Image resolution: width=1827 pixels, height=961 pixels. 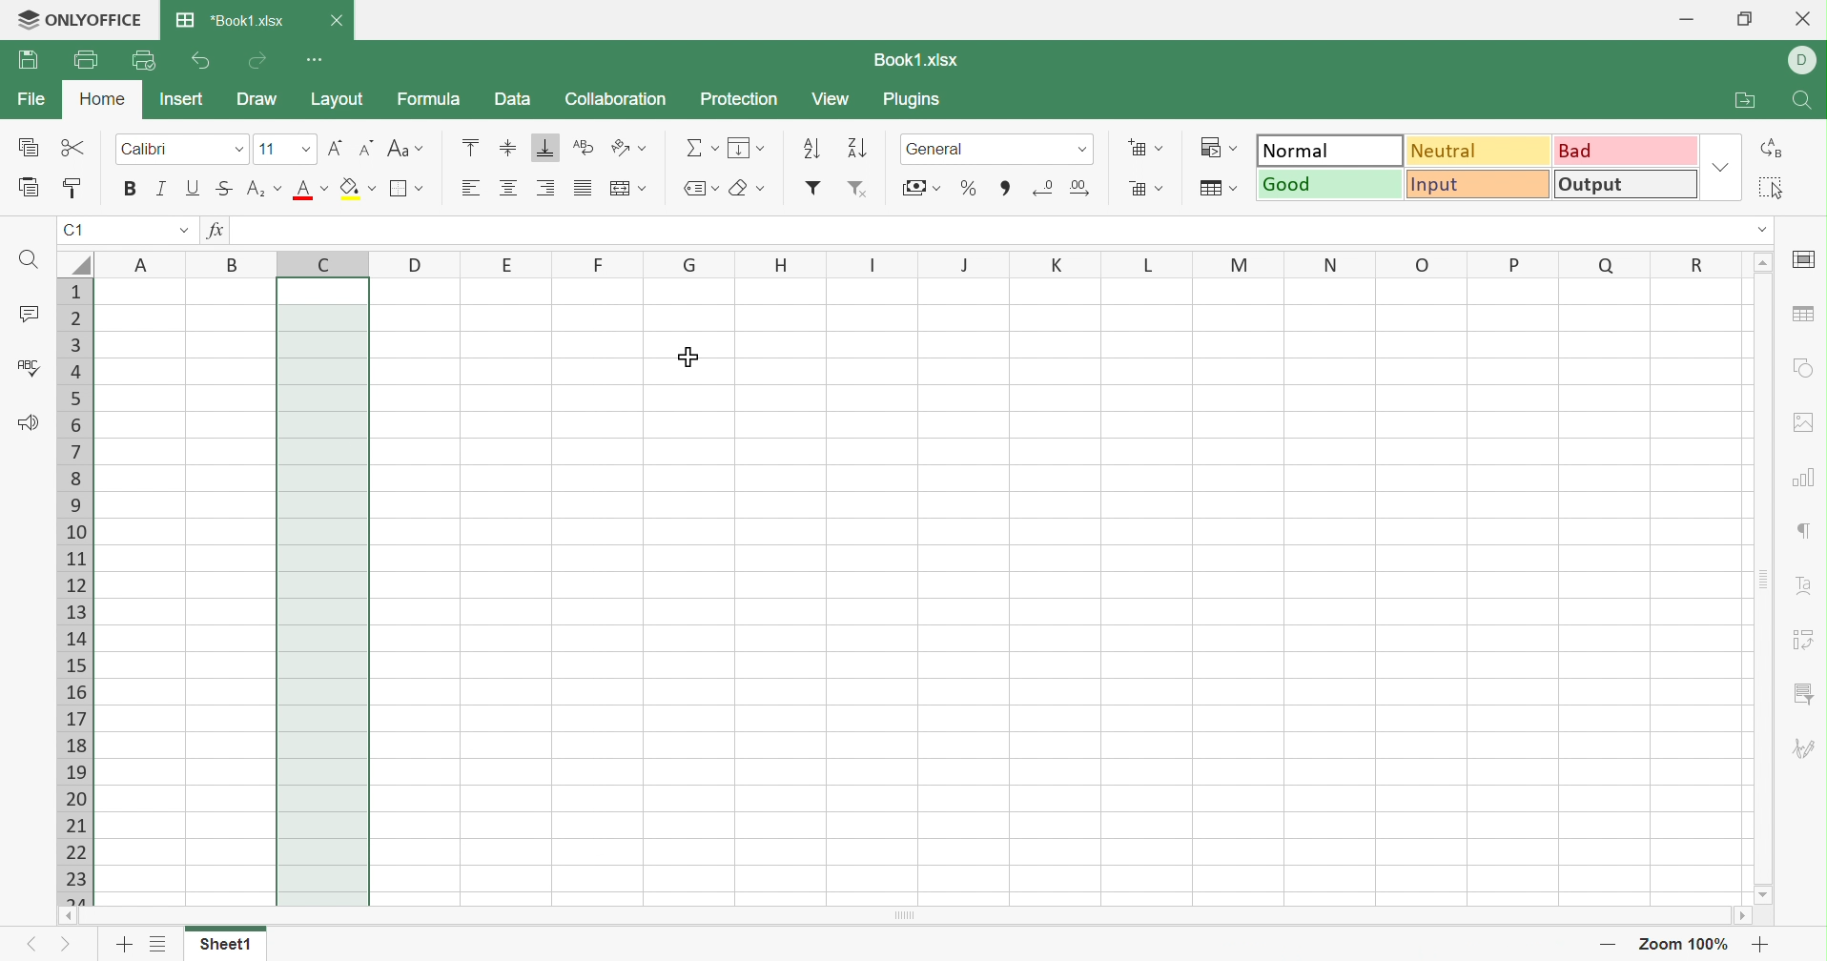 What do you see at coordinates (105, 98) in the screenshot?
I see `Home` at bounding box center [105, 98].